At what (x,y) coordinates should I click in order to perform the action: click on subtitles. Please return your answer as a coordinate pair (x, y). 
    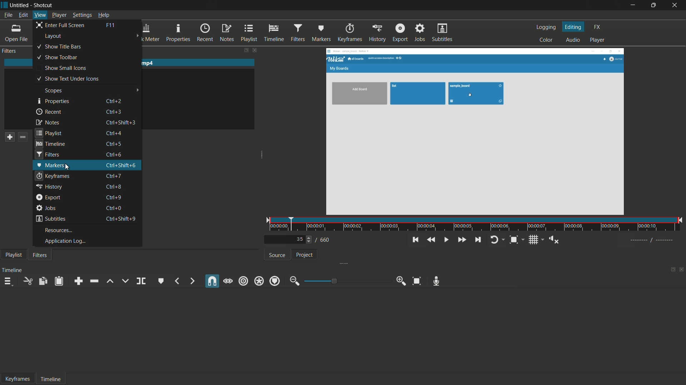
    Looking at the image, I should click on (50, 219).